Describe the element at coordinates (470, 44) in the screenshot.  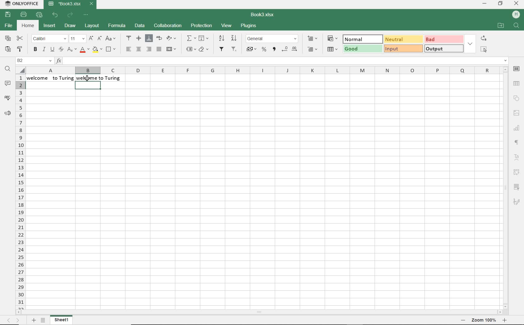
I see `EXPAND` at that location.